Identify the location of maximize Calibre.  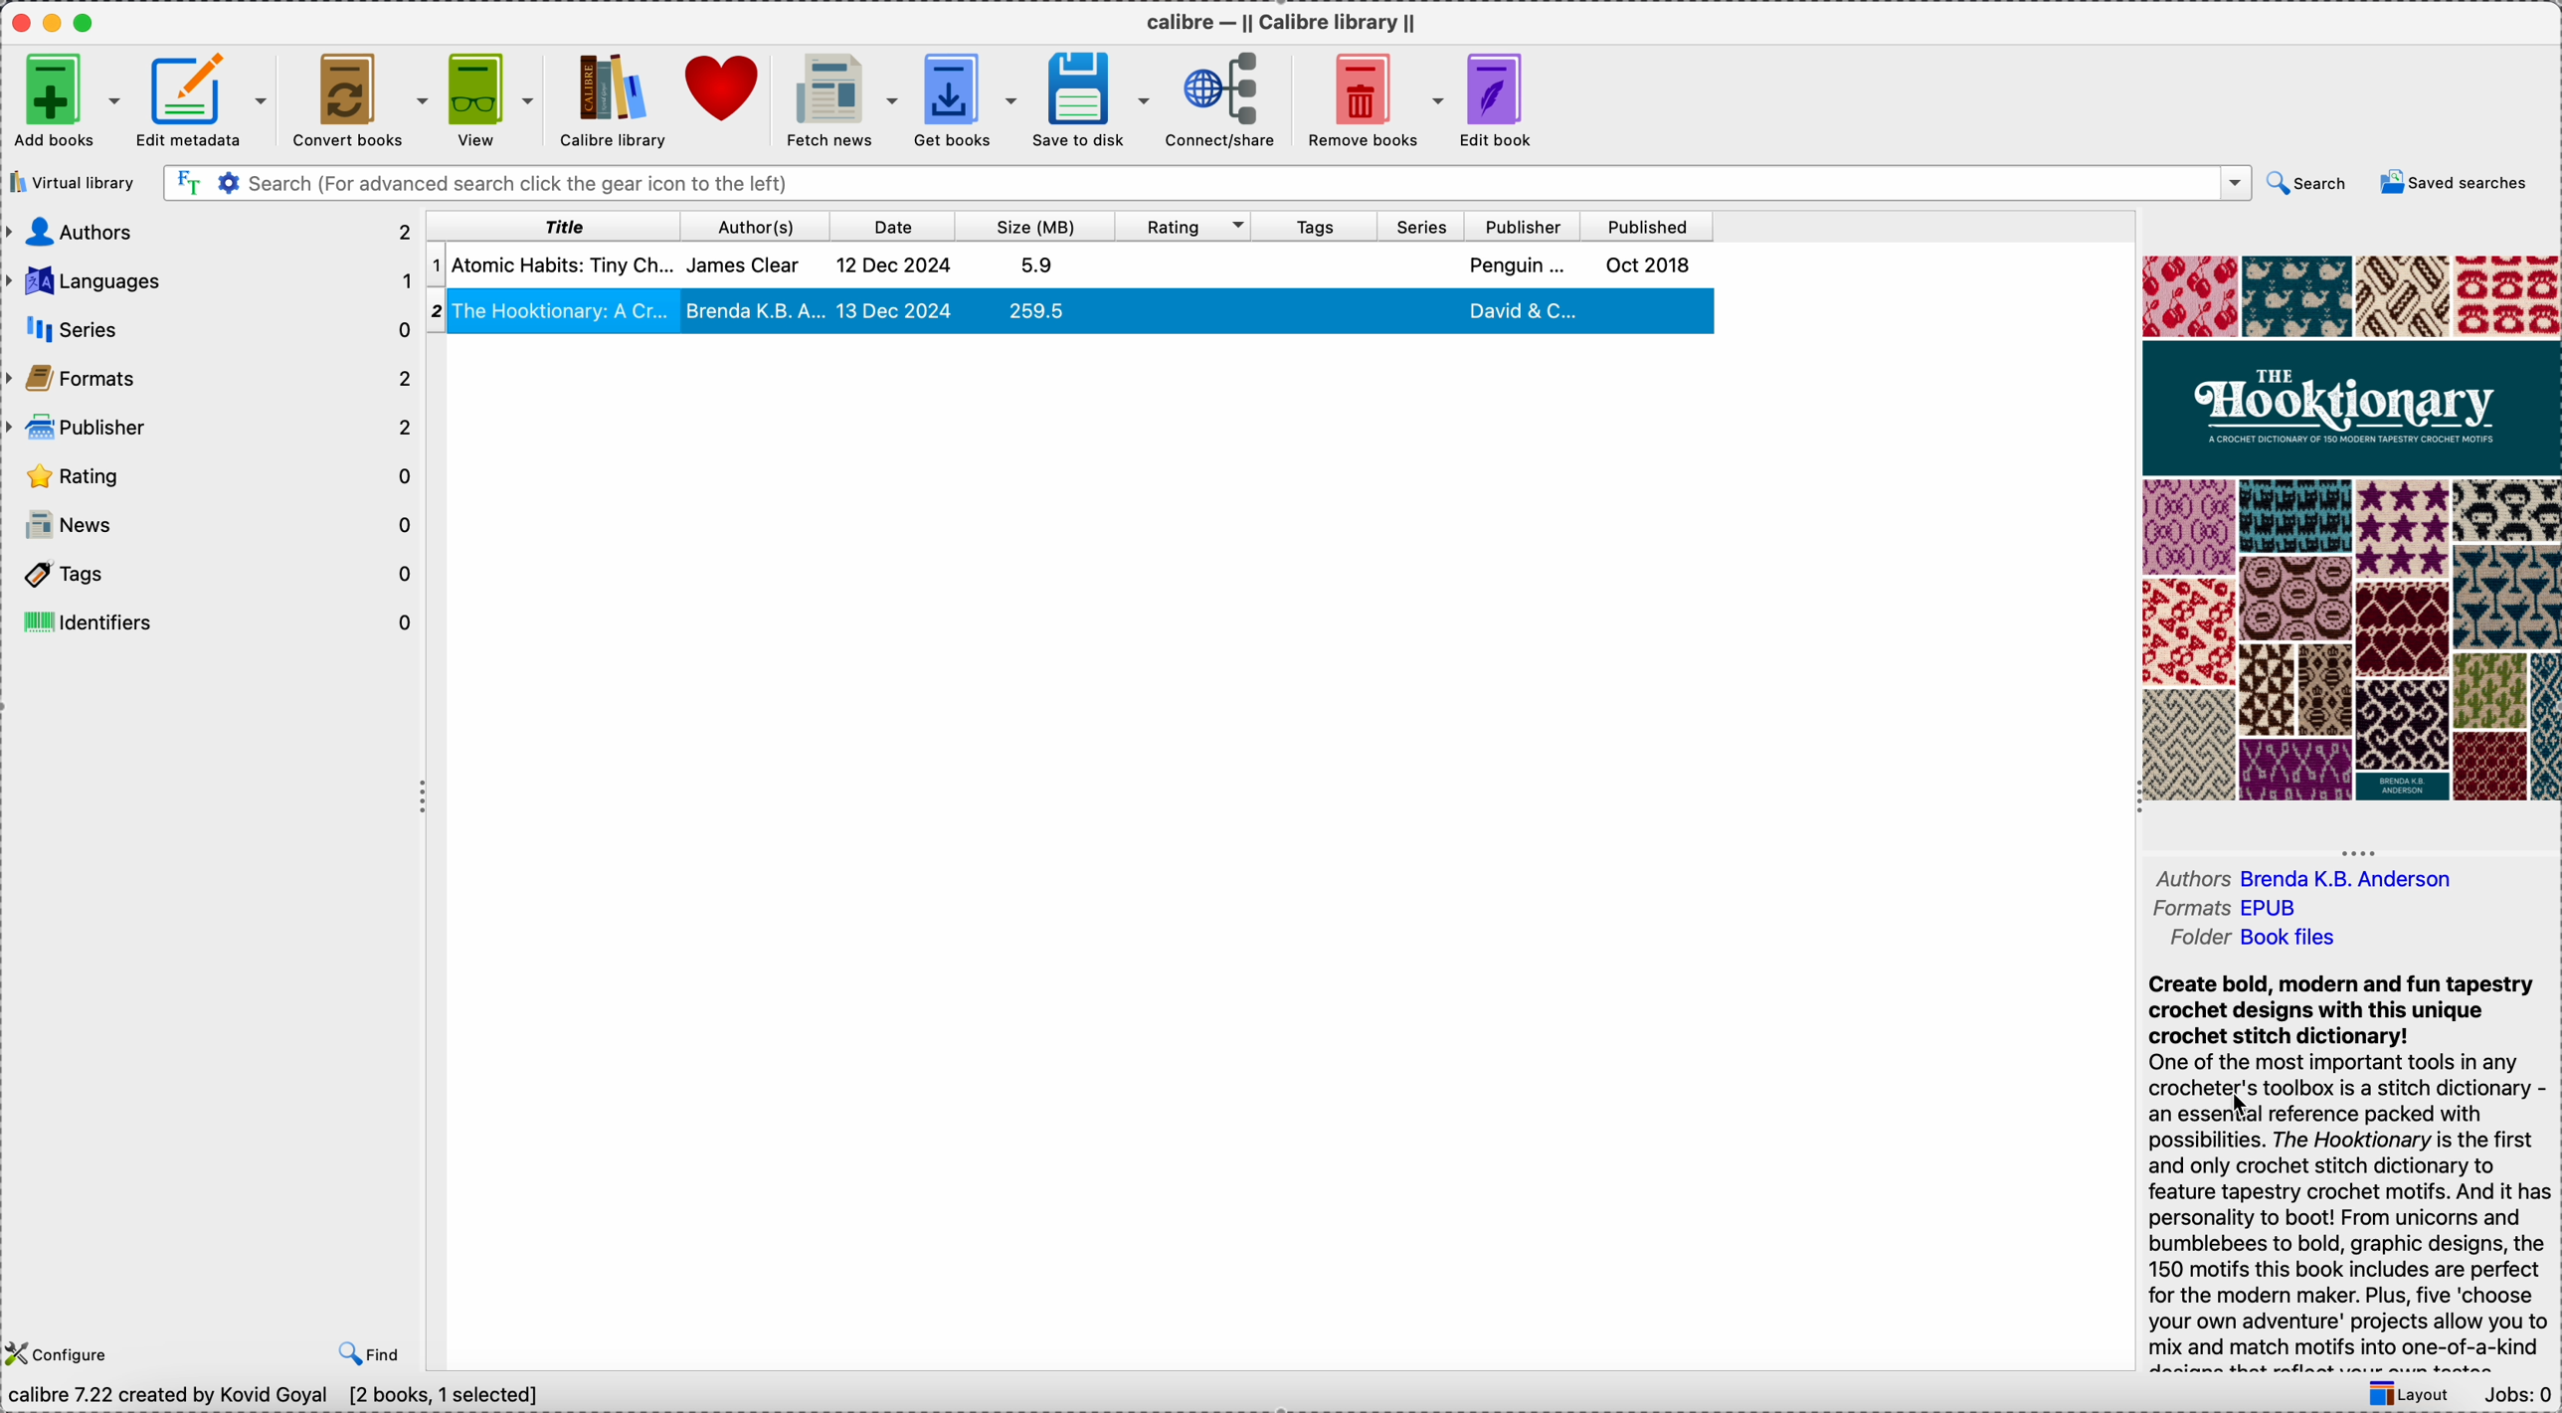
(97, 19).